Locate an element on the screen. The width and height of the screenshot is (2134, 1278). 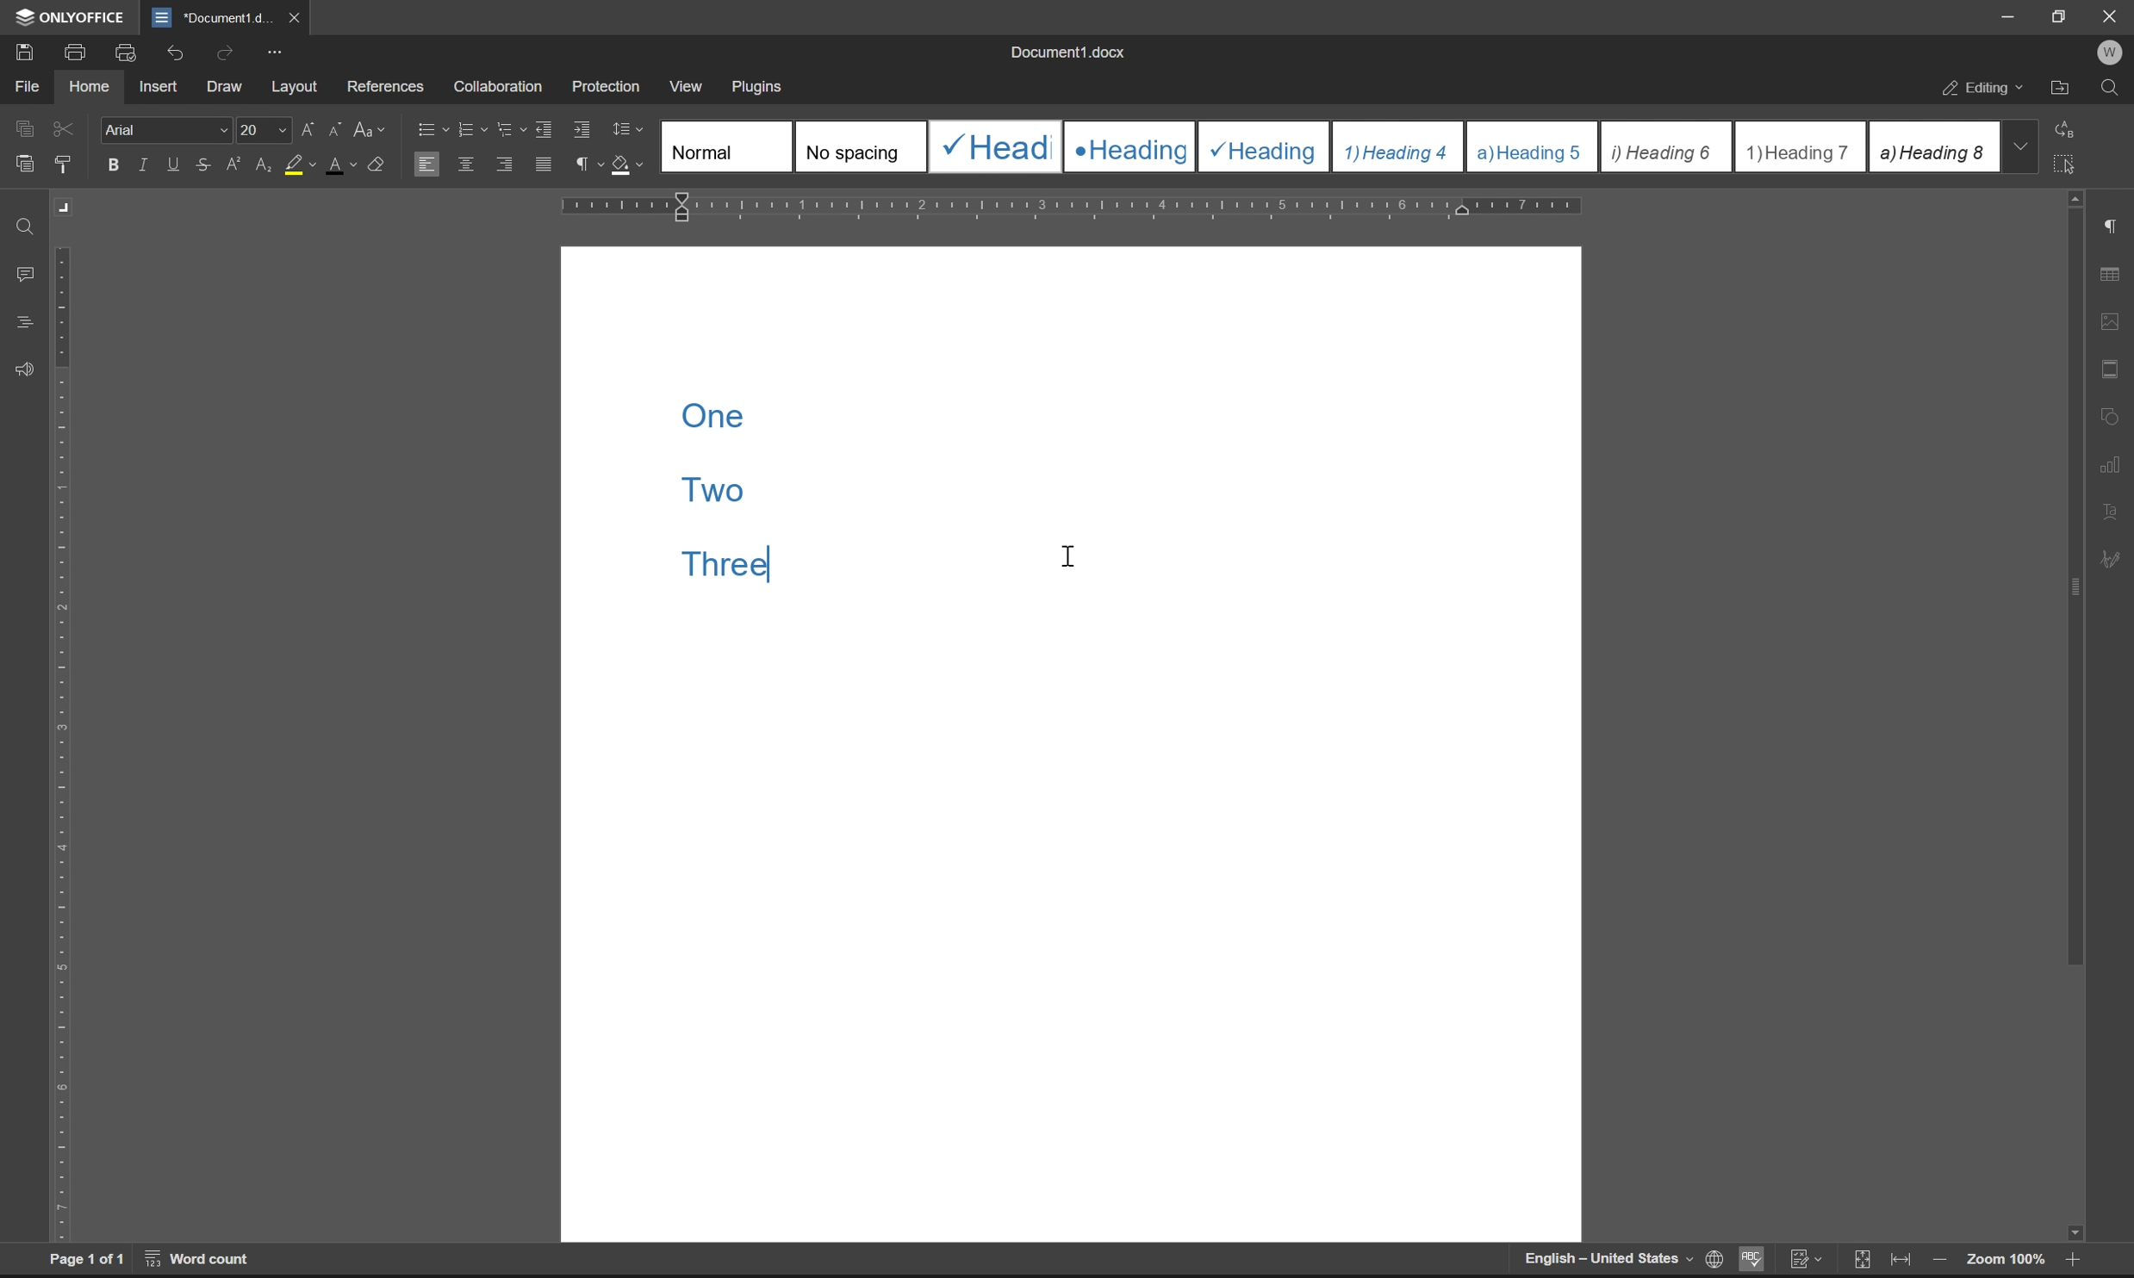
fit to width is located at coordinates (1901, 1260).